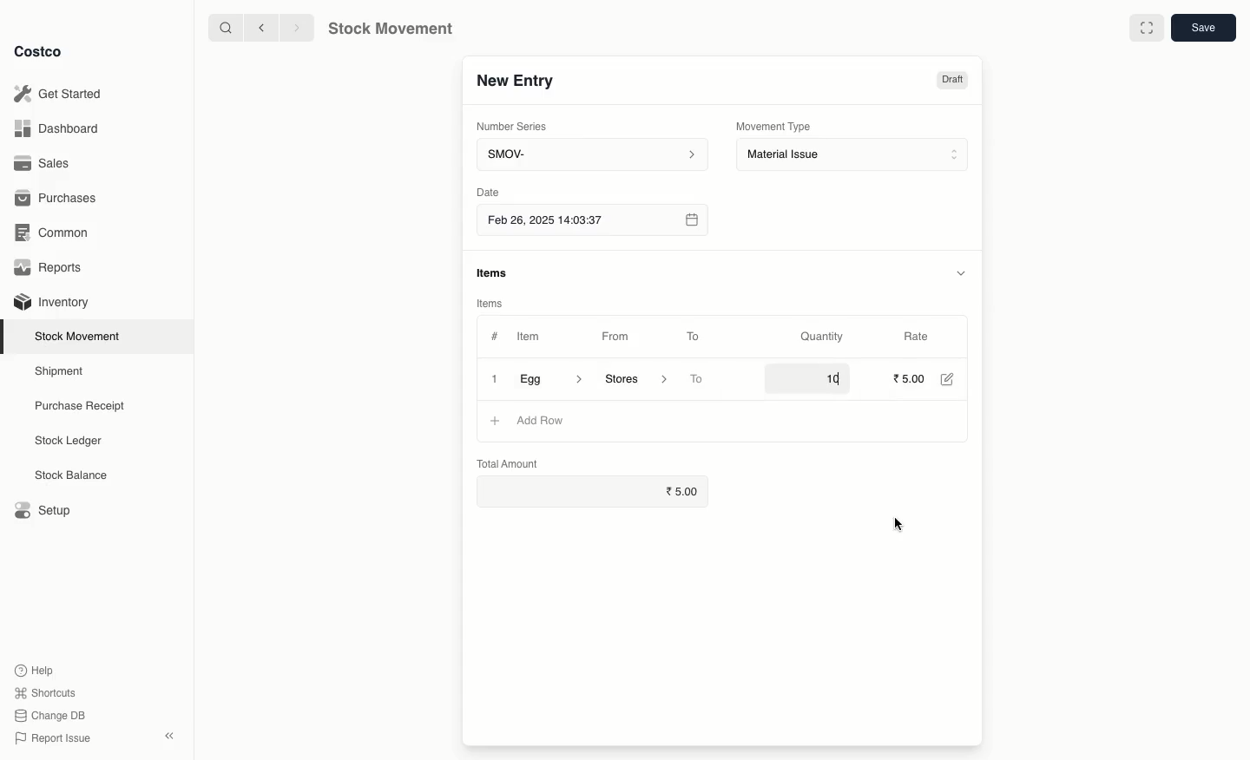 Image resolution: width=1250 pixels, height=760 pixels. Describe the element at coordinates (854, 155) in the screenshot. I see `Material Issue` at that location.